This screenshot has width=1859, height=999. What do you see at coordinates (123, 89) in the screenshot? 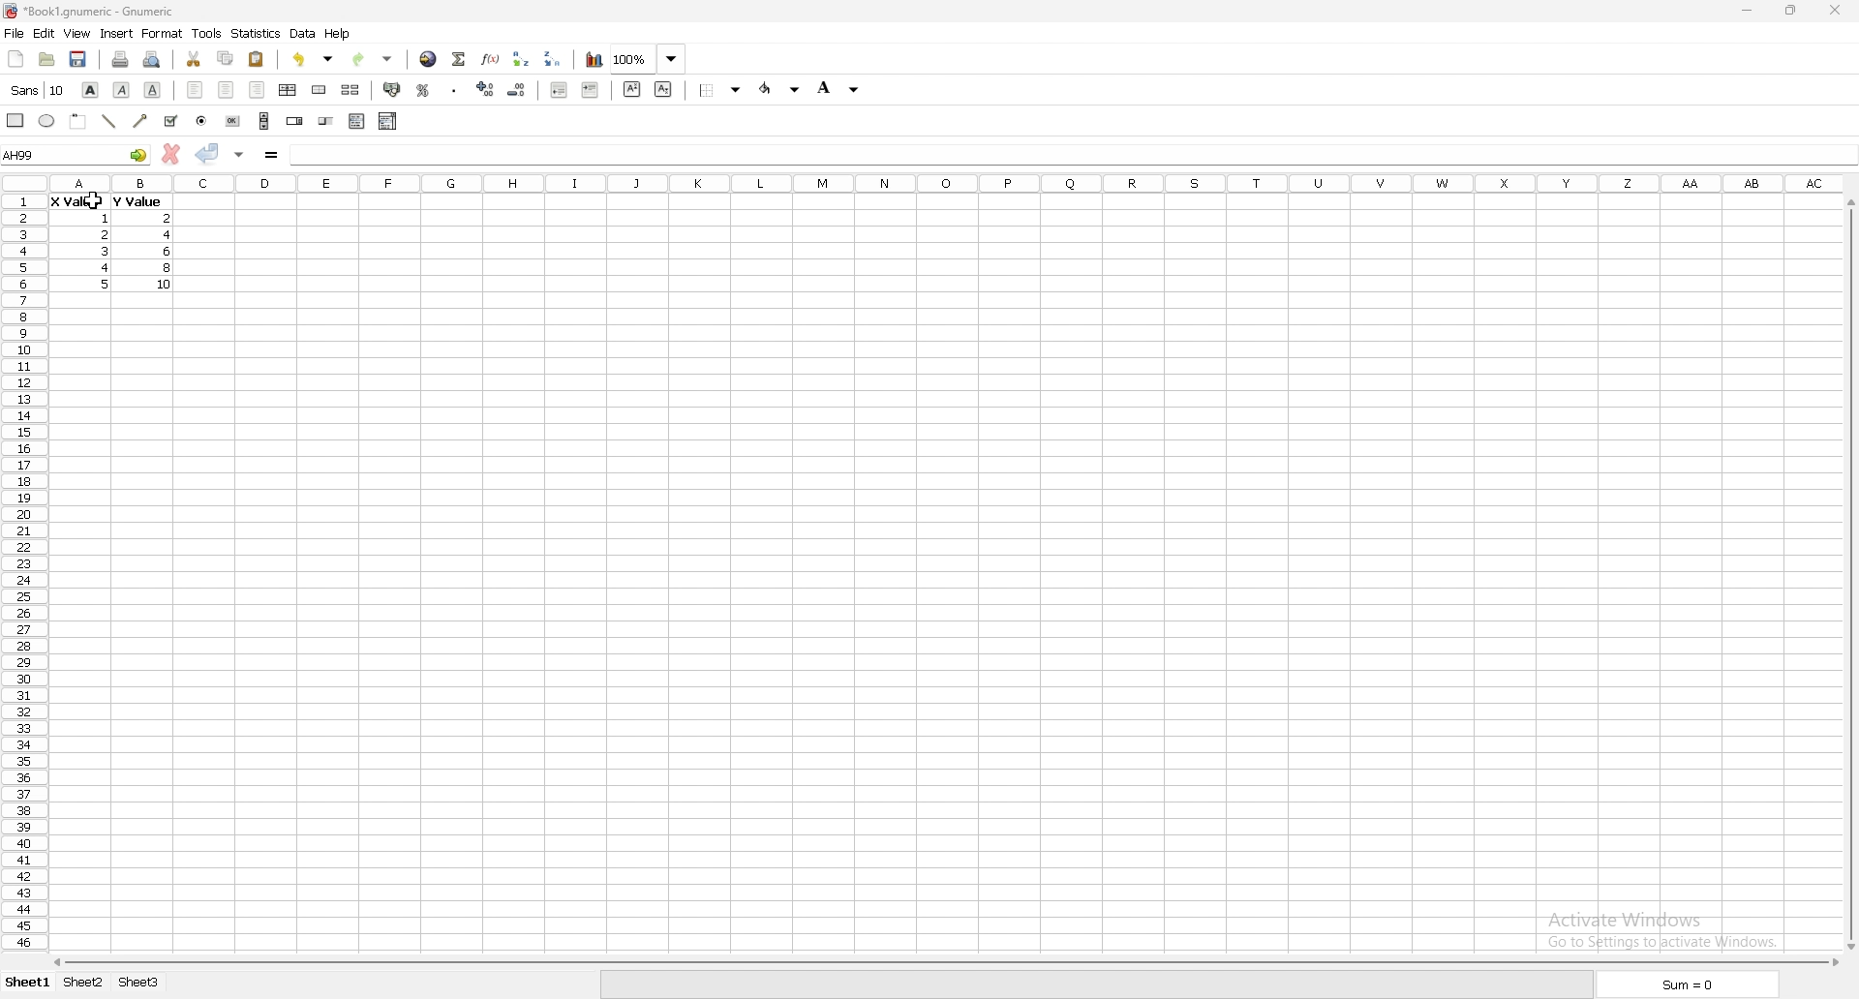
I see `italic` at bounding box center [123, 89].